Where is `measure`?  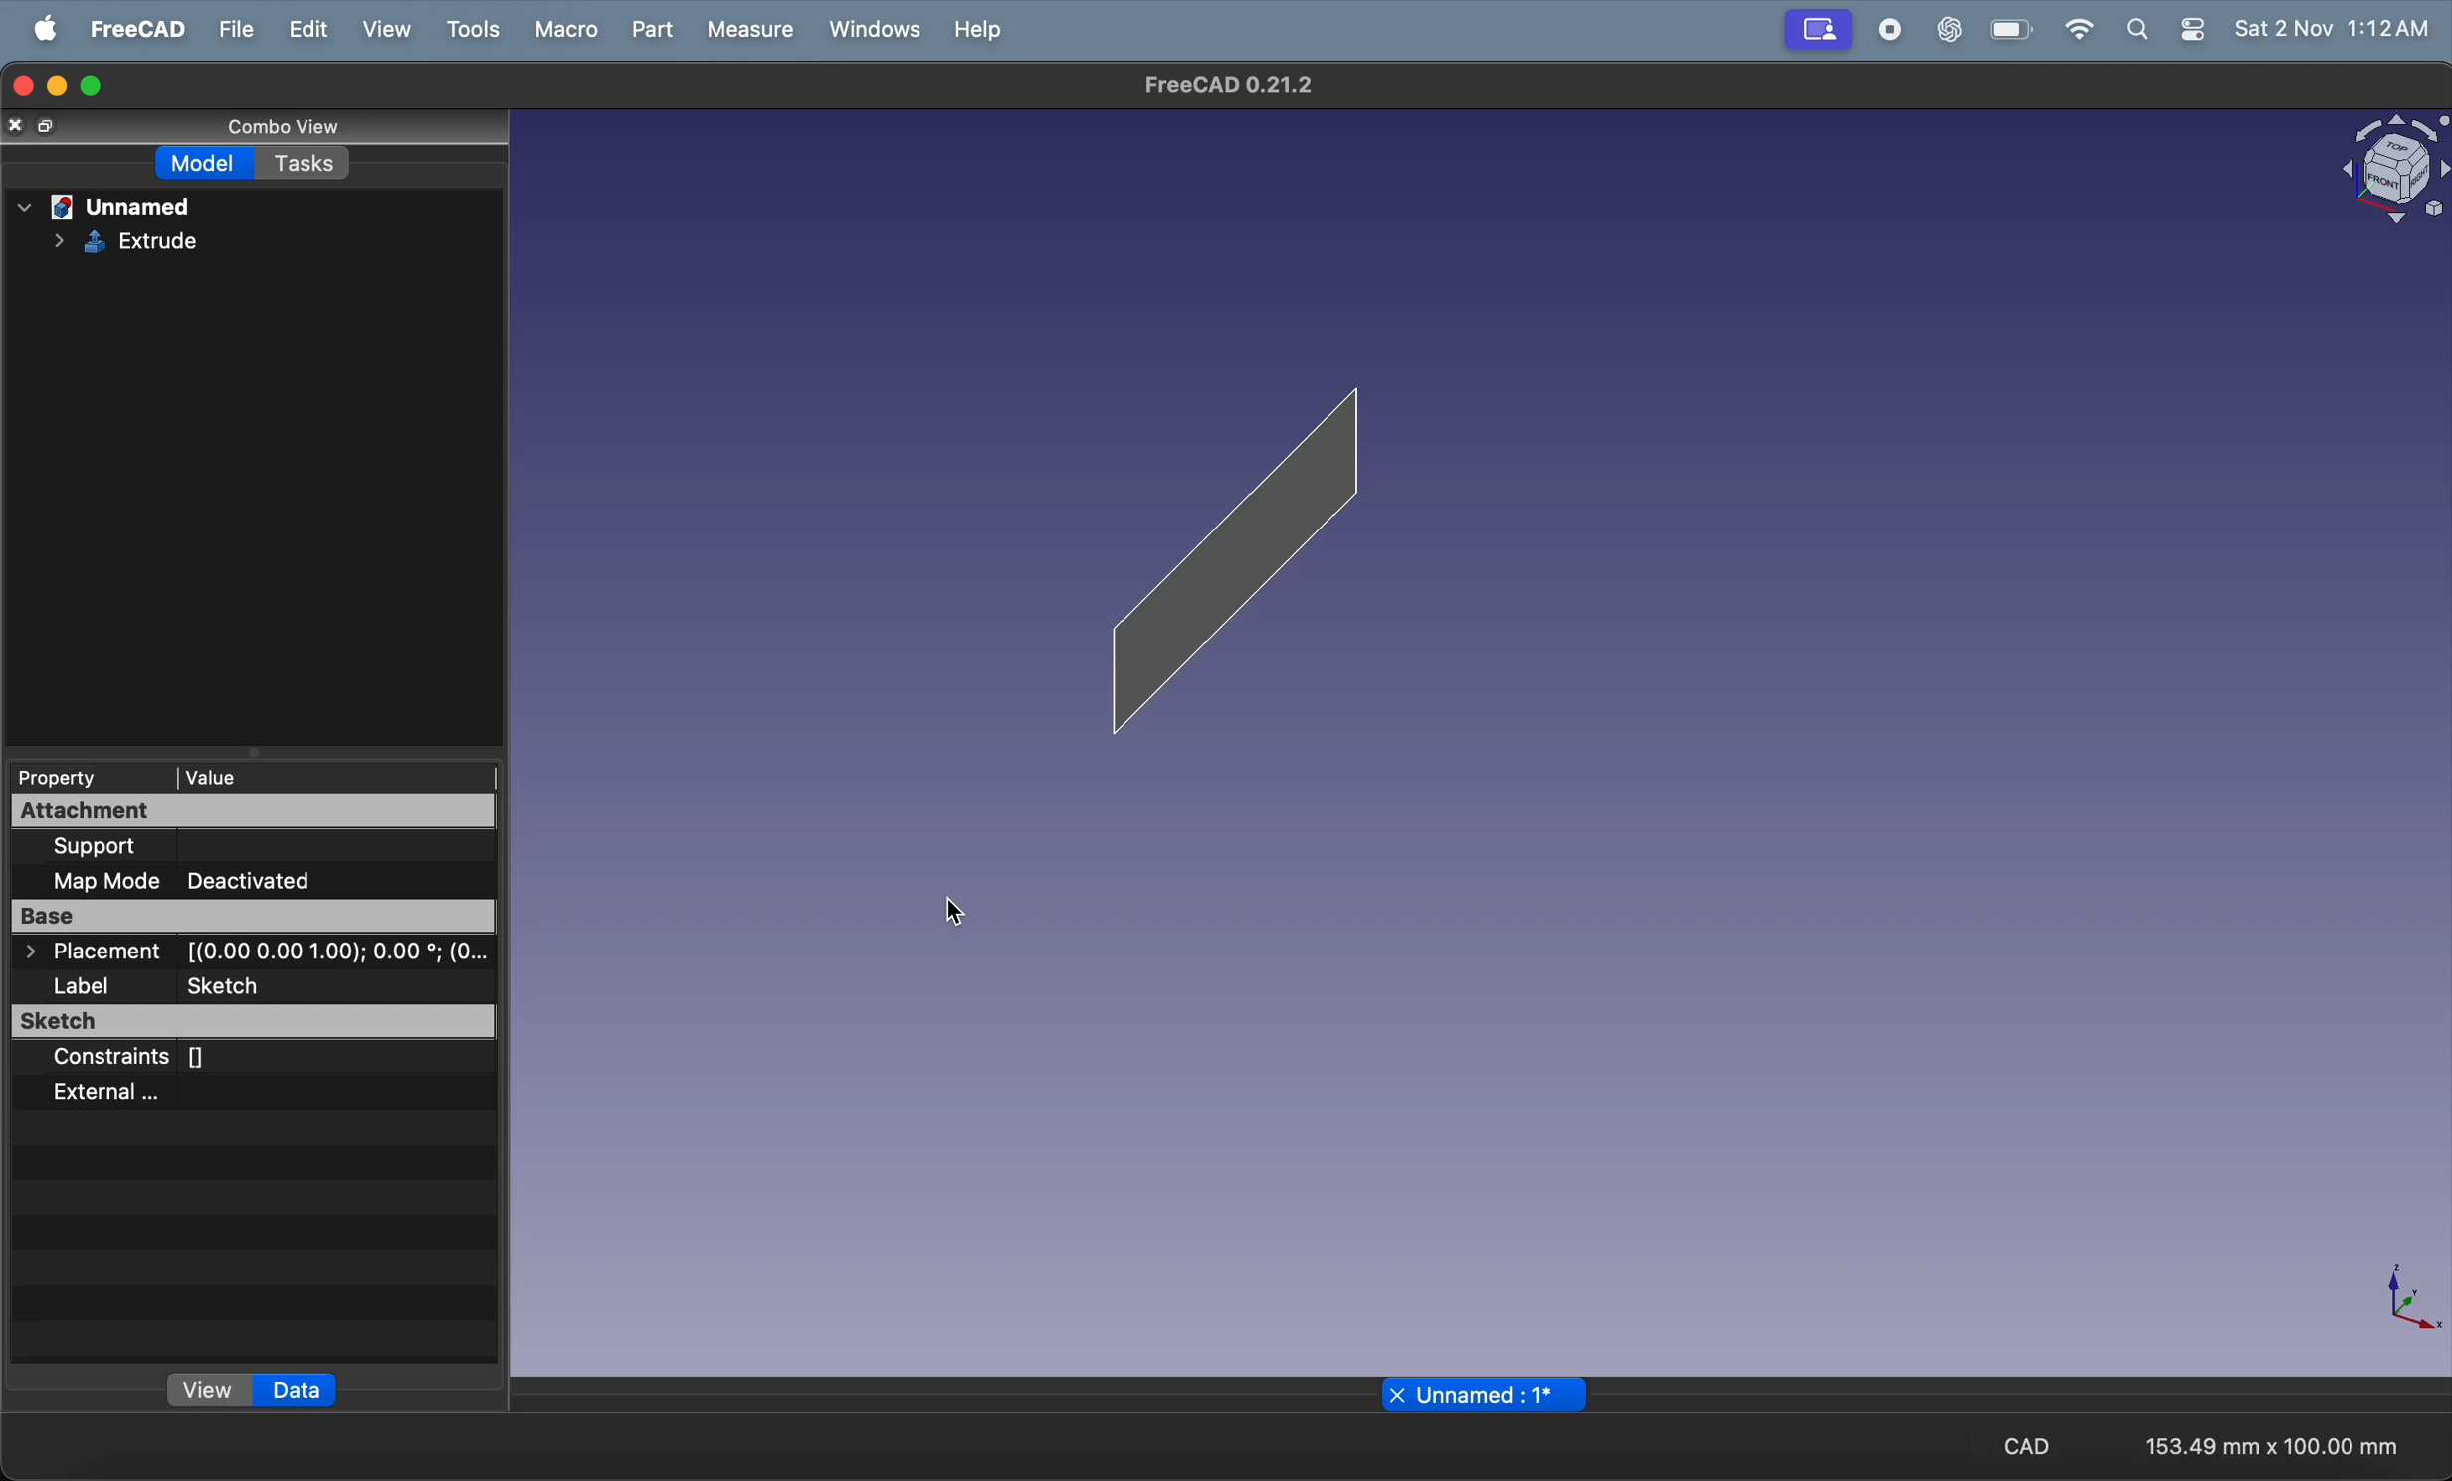
measure is located at coordinates (750, 29).